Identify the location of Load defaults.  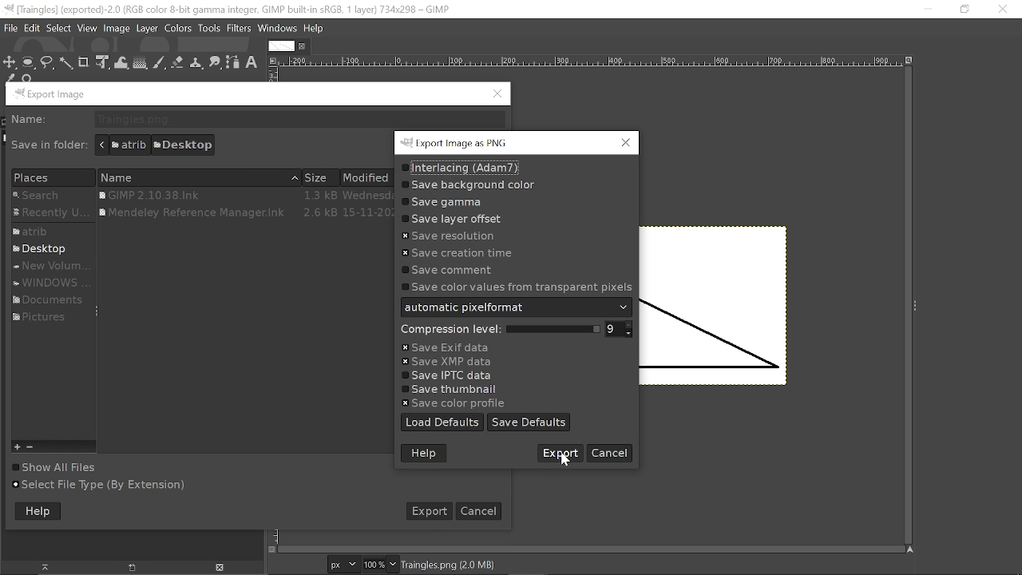
(443, 422).